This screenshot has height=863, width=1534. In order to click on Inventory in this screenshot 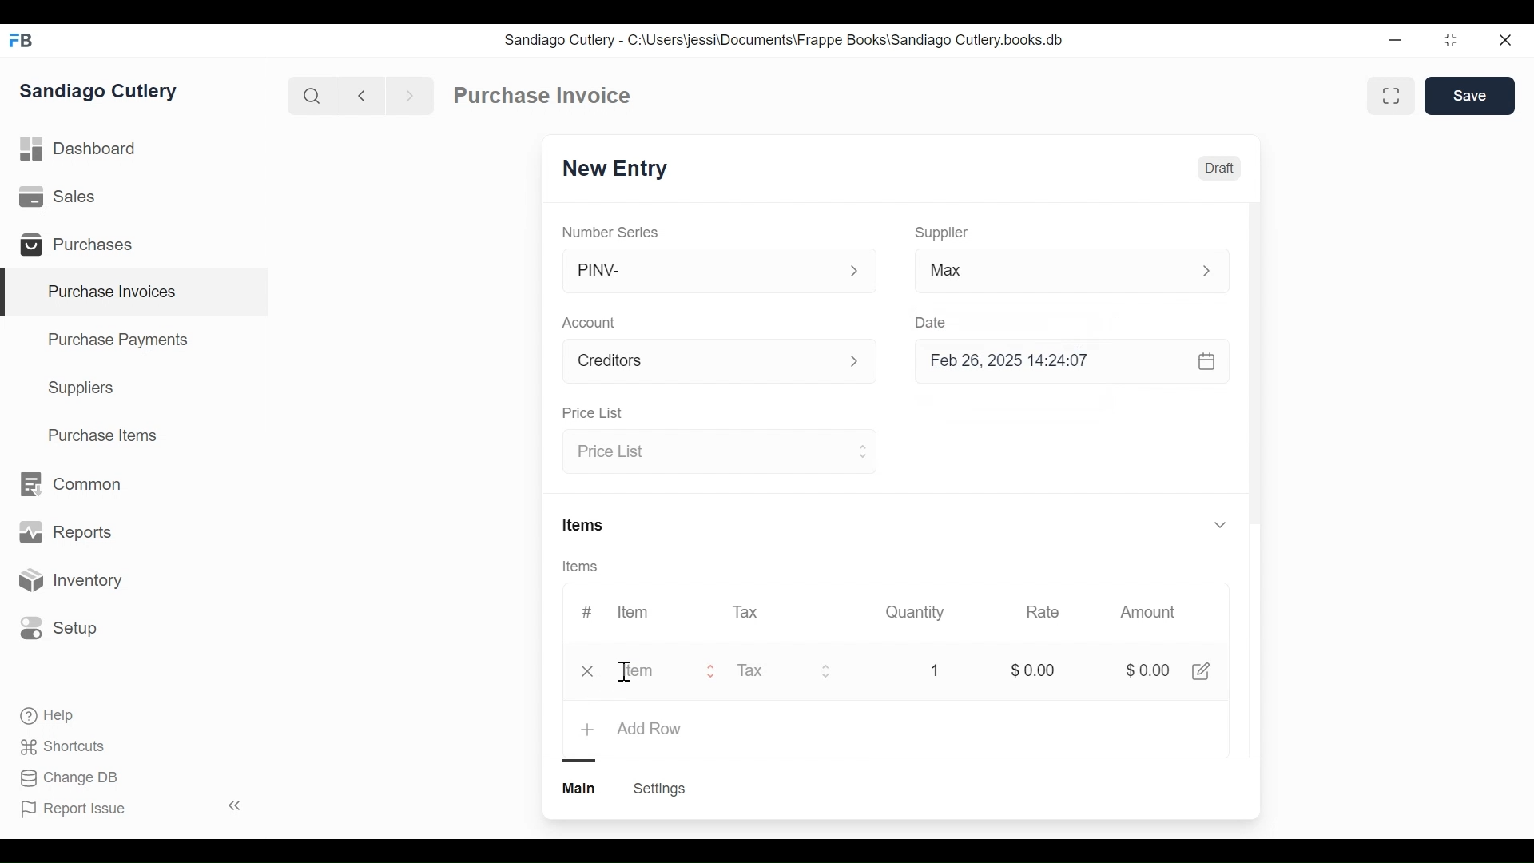, I will do `click(69, 581)`.